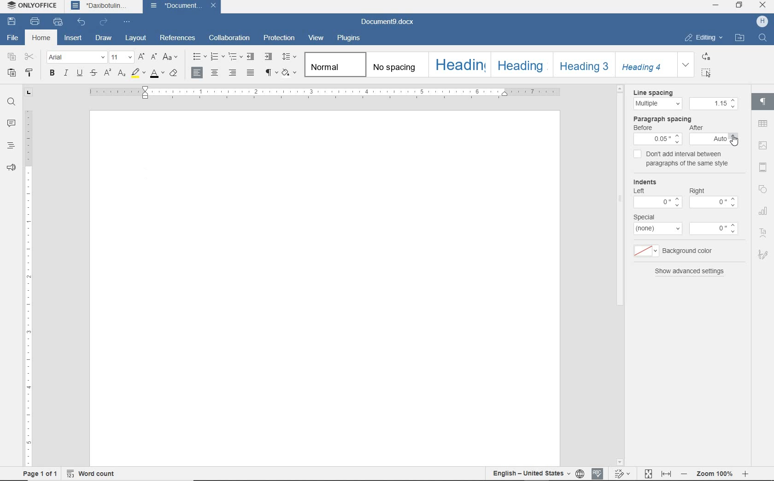 The width and height of the screenshot is (774, 481). What do you see at coordinates (763, 233) in the screenshot?
I see `text art` at bounding box center [763, 233].